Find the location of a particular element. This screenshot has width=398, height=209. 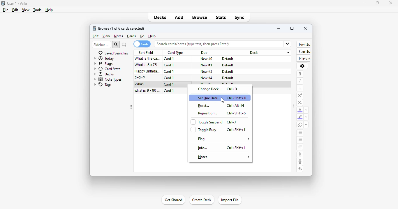

card 1 is located at coordinates (169, 71).